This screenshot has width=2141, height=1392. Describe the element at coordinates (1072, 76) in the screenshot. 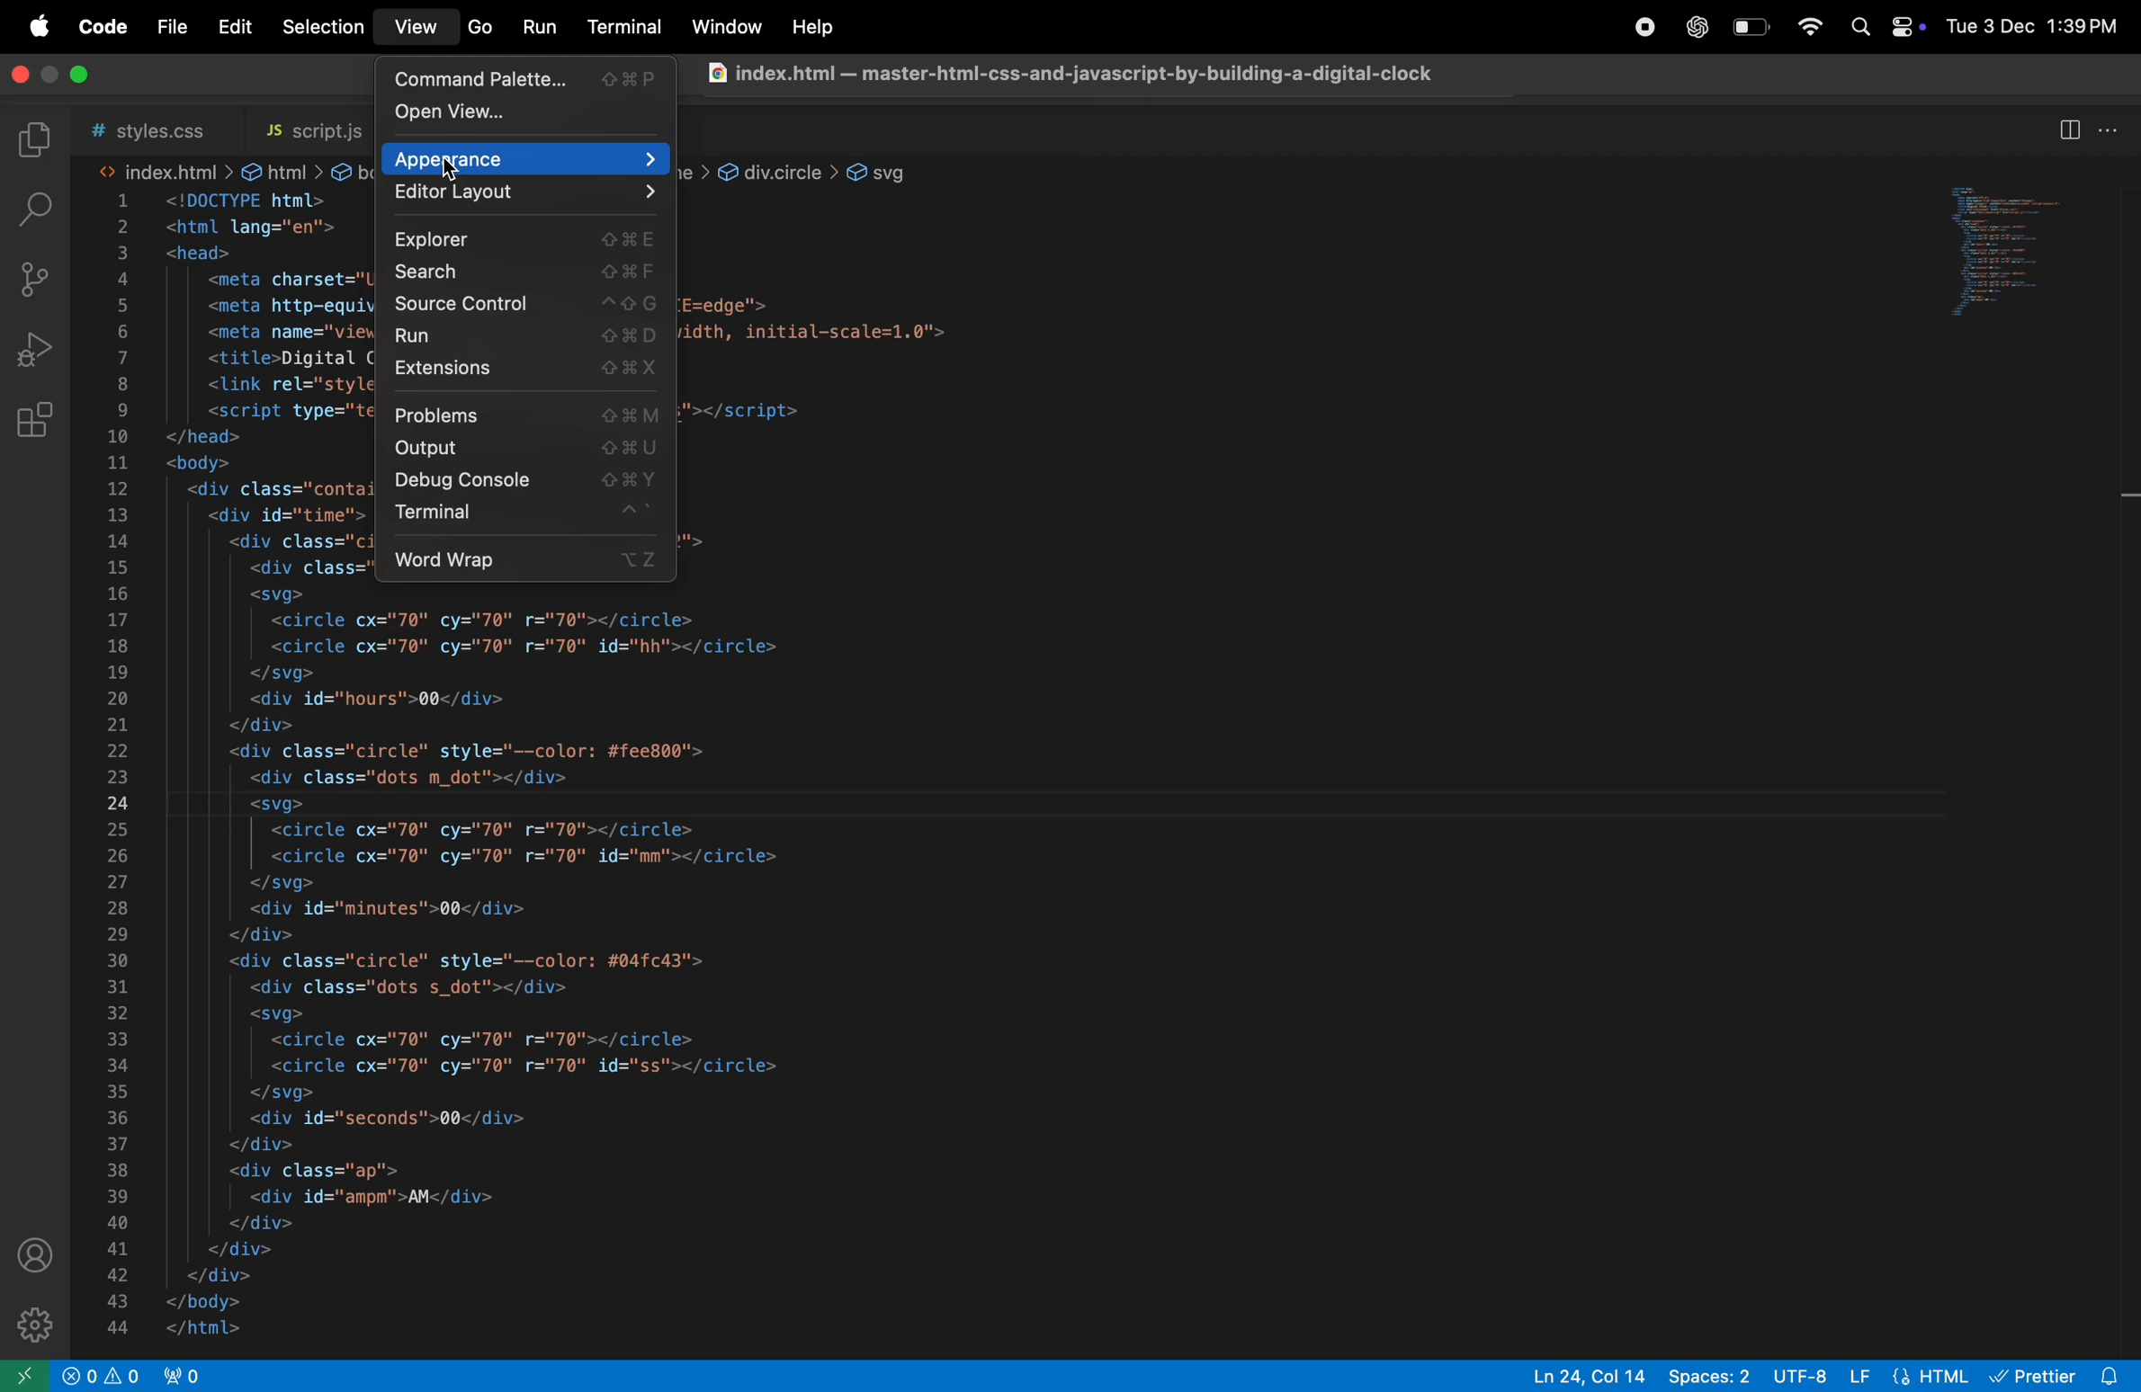

I see `chrome file index .html` at that location.